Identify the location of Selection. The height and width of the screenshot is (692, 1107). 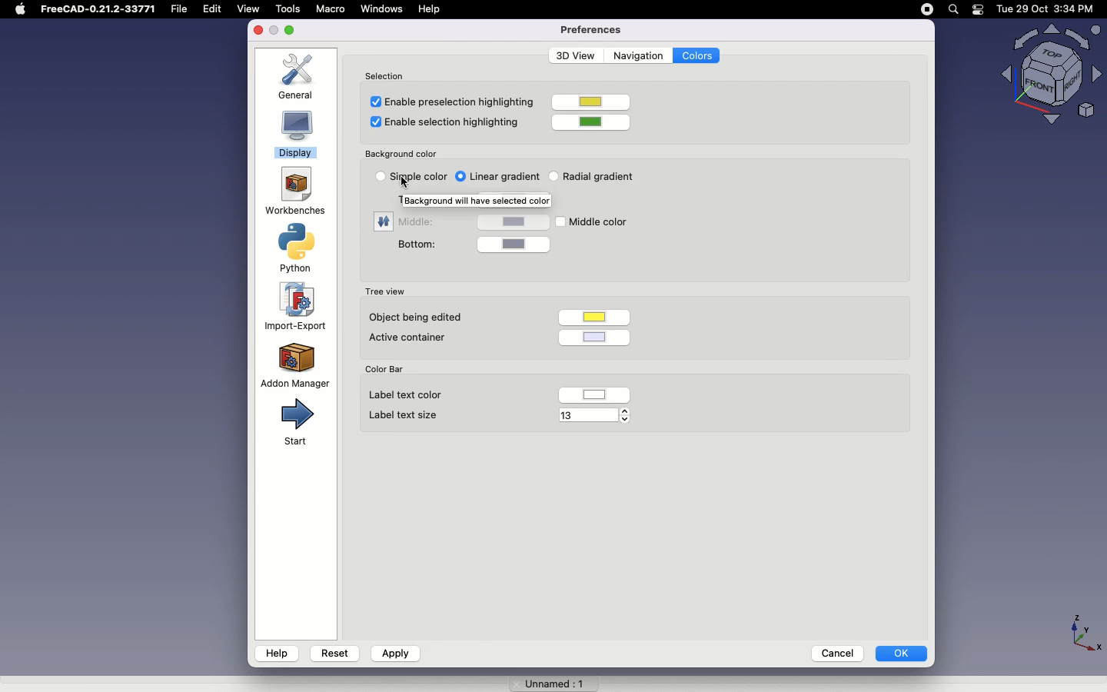
(388, 74).